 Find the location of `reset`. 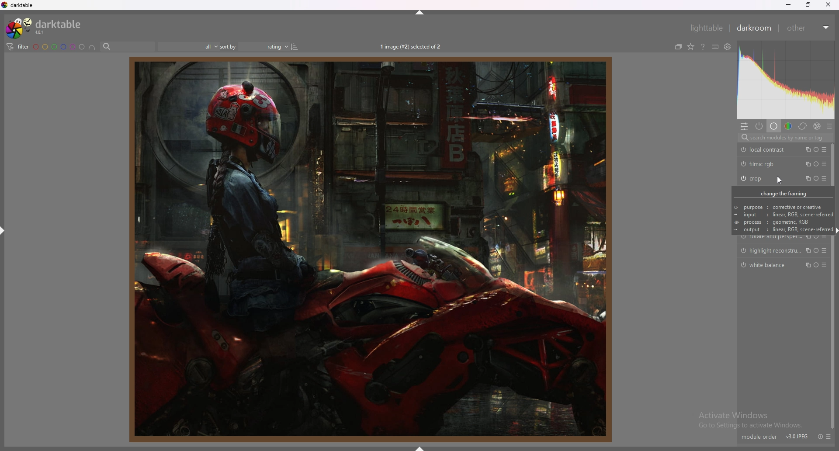

reset is located at coordinates (816, 178).